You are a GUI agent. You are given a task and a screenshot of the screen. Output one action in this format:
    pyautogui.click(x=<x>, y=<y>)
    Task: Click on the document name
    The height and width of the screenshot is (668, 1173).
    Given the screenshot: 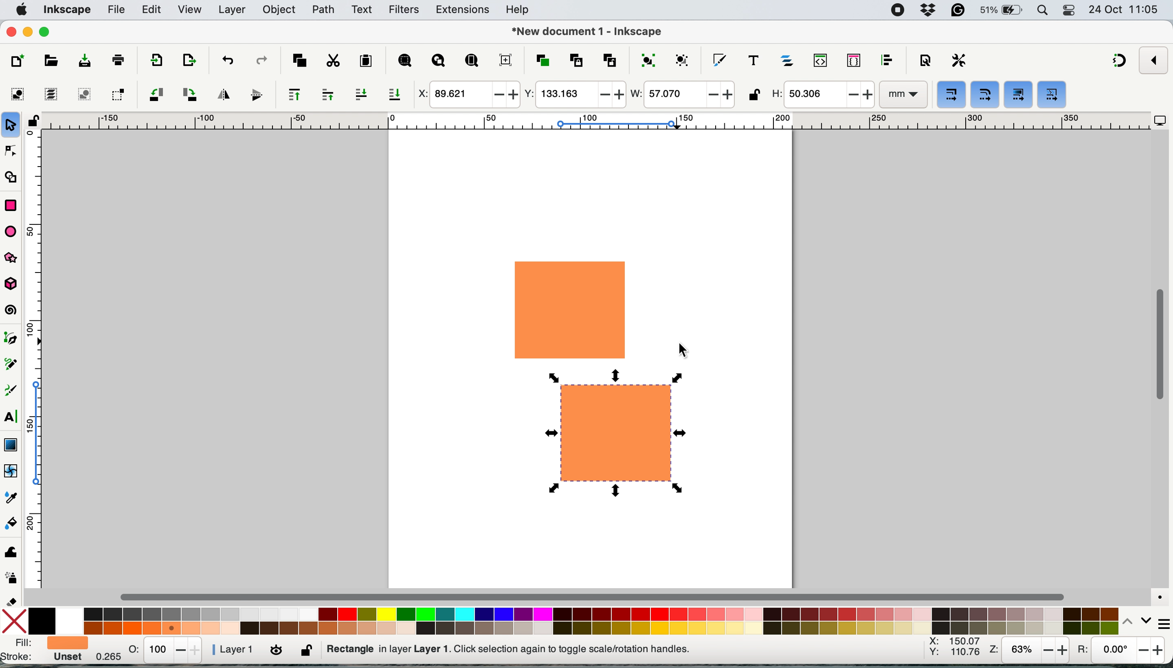 What is the action you would take?
    pyautogui.click(x=587, y=32)
    